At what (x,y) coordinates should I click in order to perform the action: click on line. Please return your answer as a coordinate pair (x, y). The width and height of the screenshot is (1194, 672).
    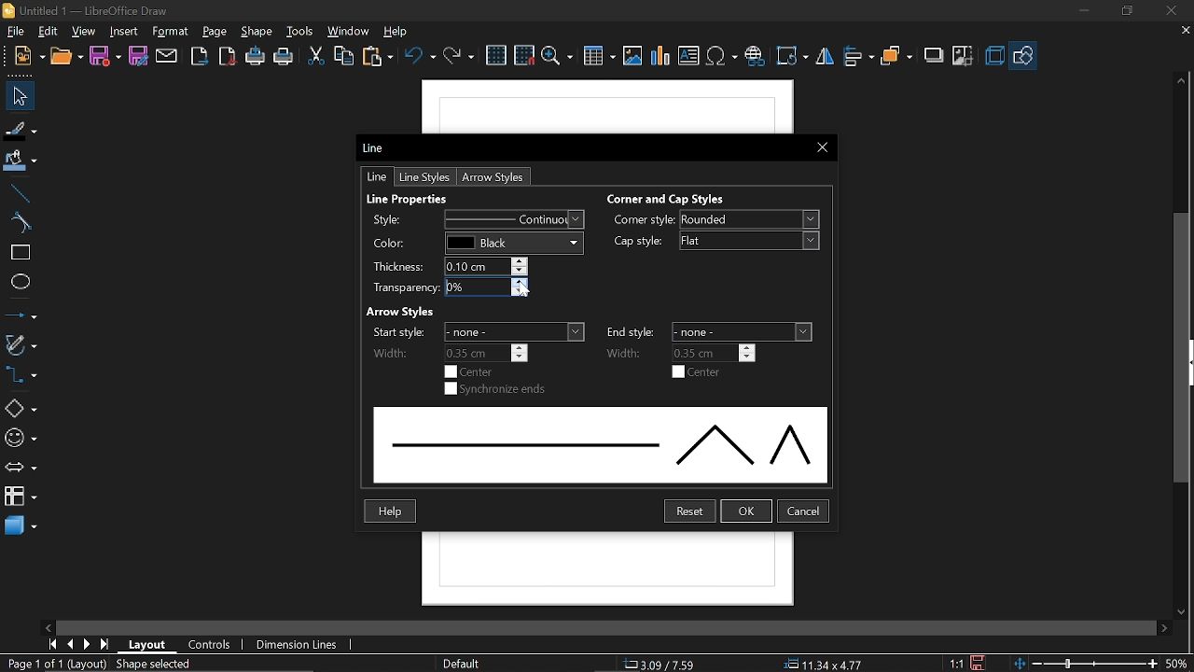
    Looking at the image, I should click on (19, 194).